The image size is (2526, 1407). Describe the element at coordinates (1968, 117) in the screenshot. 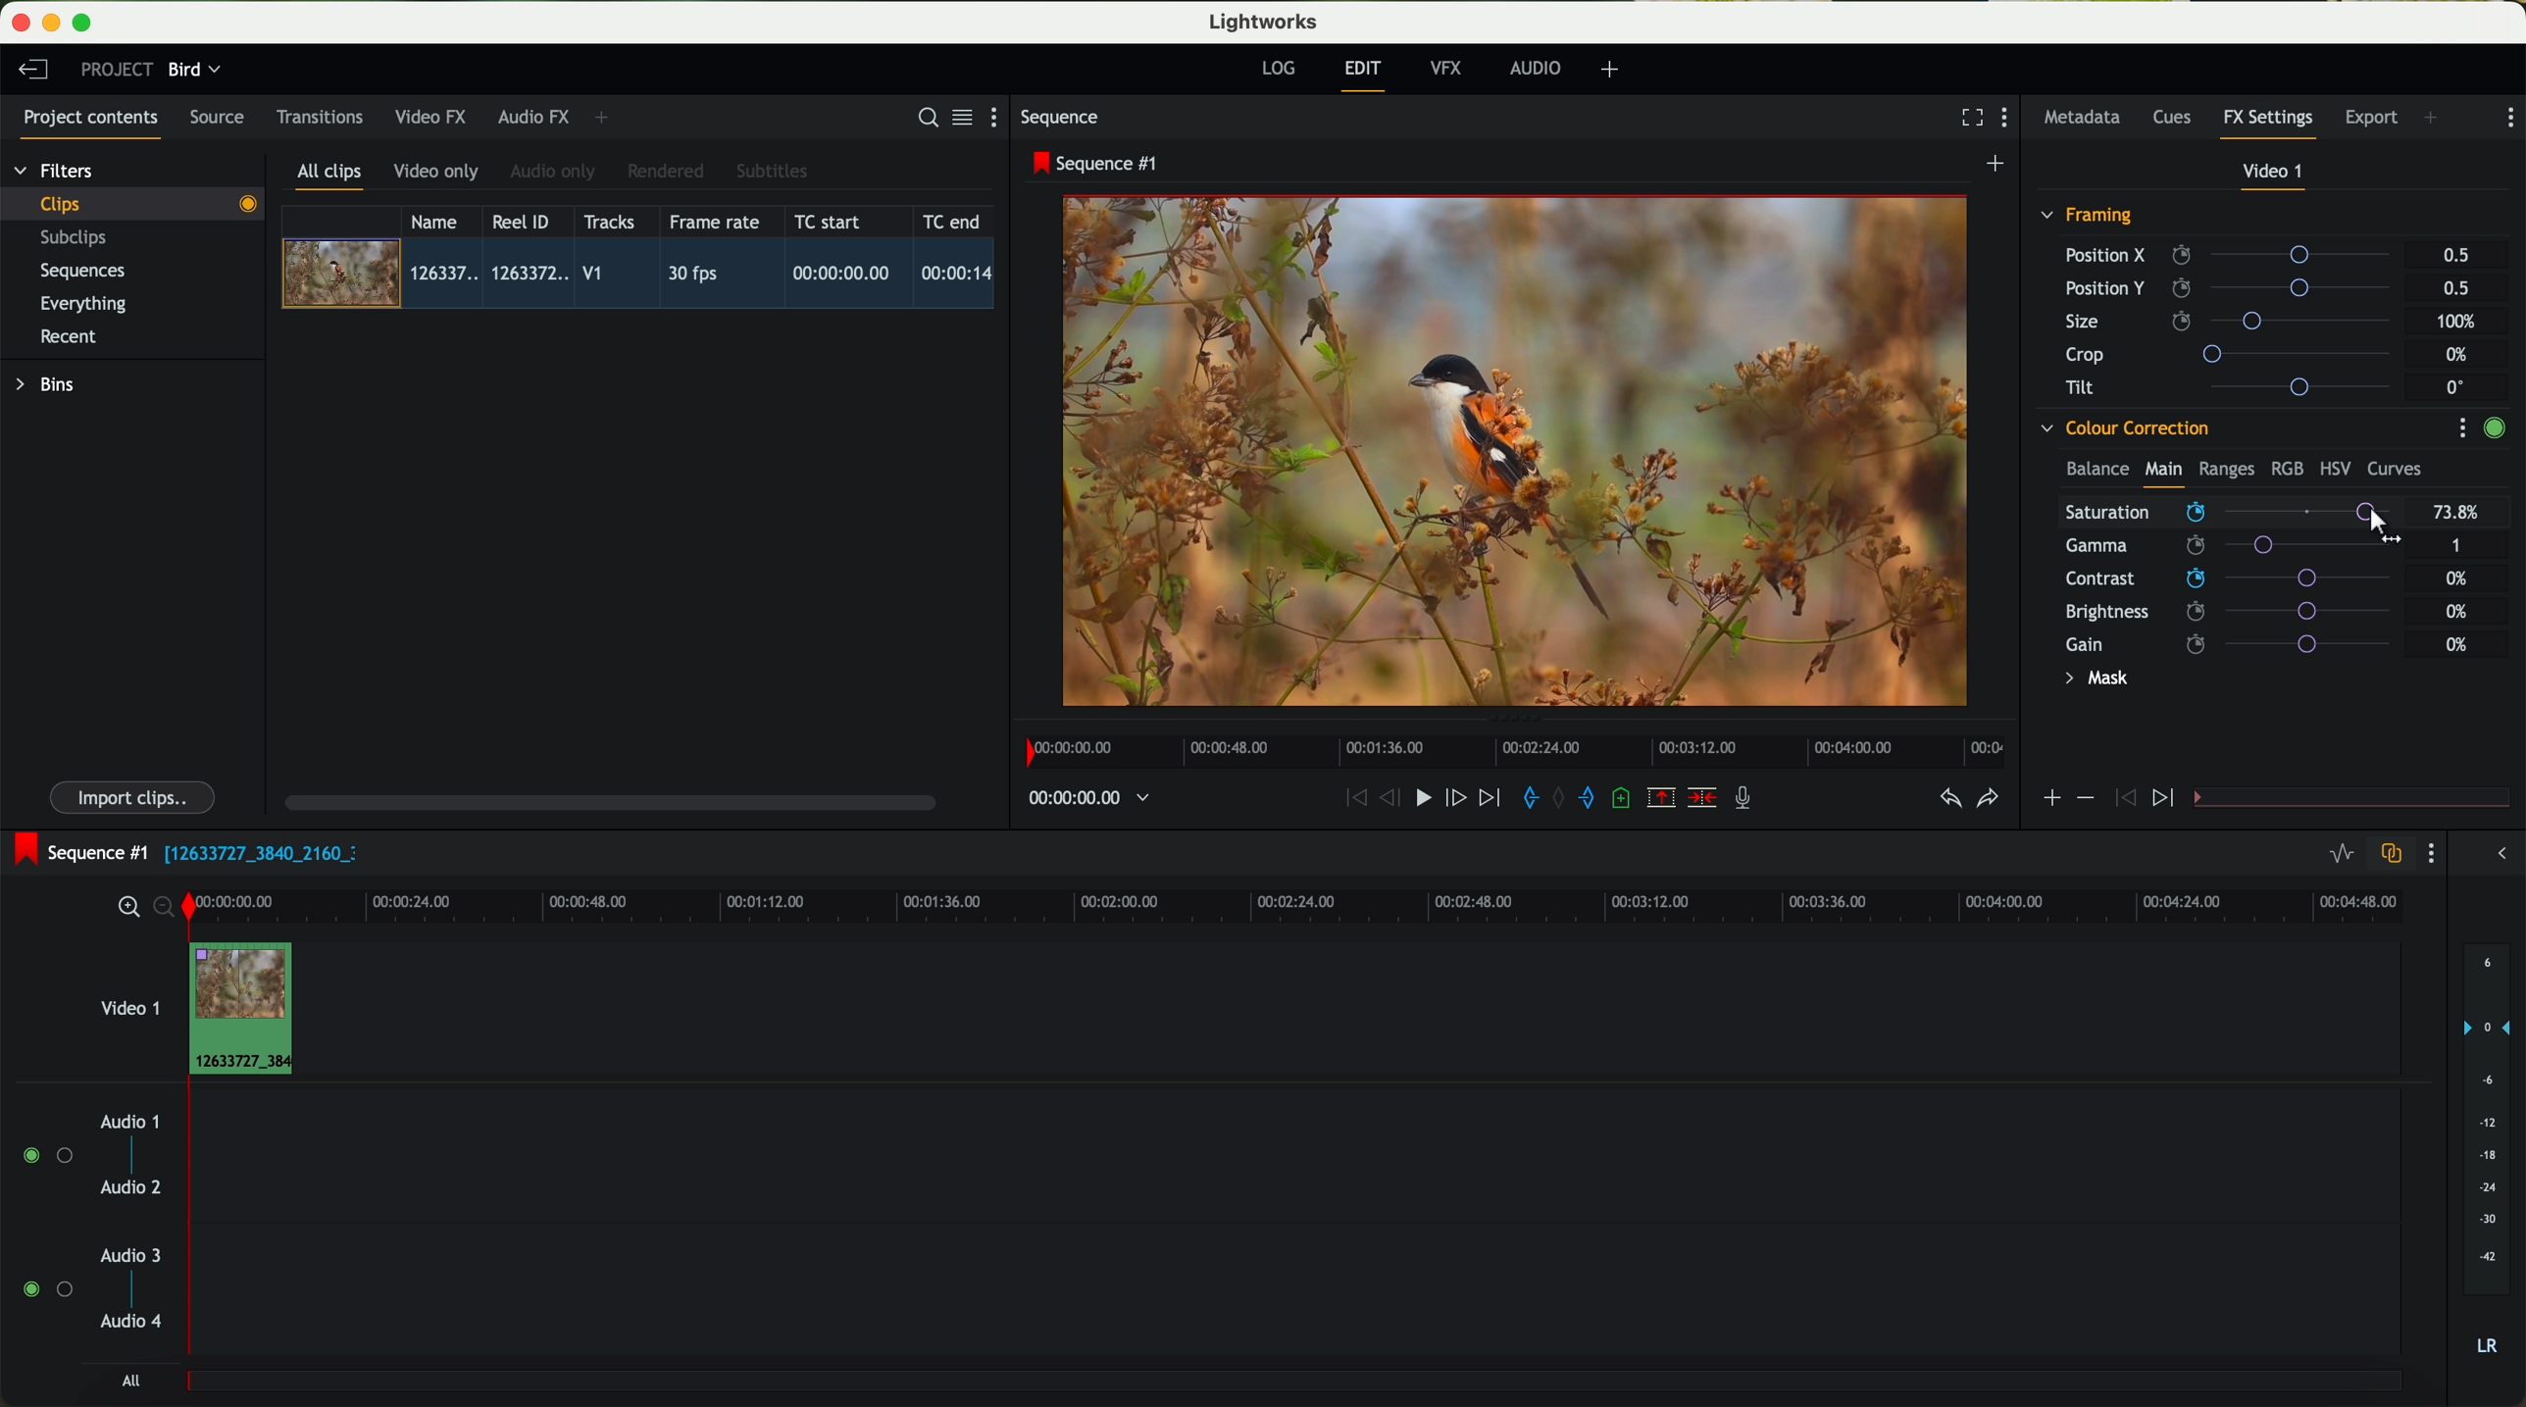

I see `fullscreen` at that location.